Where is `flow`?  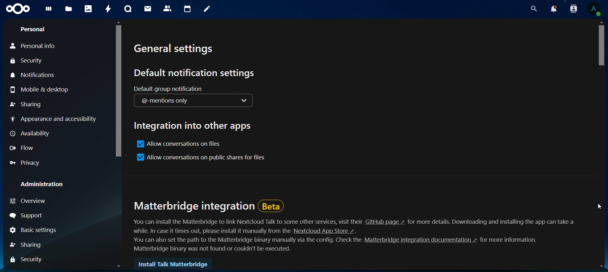
flow is located at coordinates (26, 148).